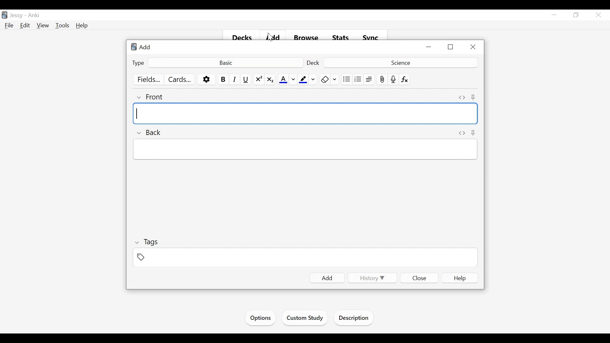 Image resolution: width=610 pixels, height=343 pixels. What do you see at coordinates (149, 79) in the screenshot?
I see `Customize Fields` at bounding box center [149, 79].